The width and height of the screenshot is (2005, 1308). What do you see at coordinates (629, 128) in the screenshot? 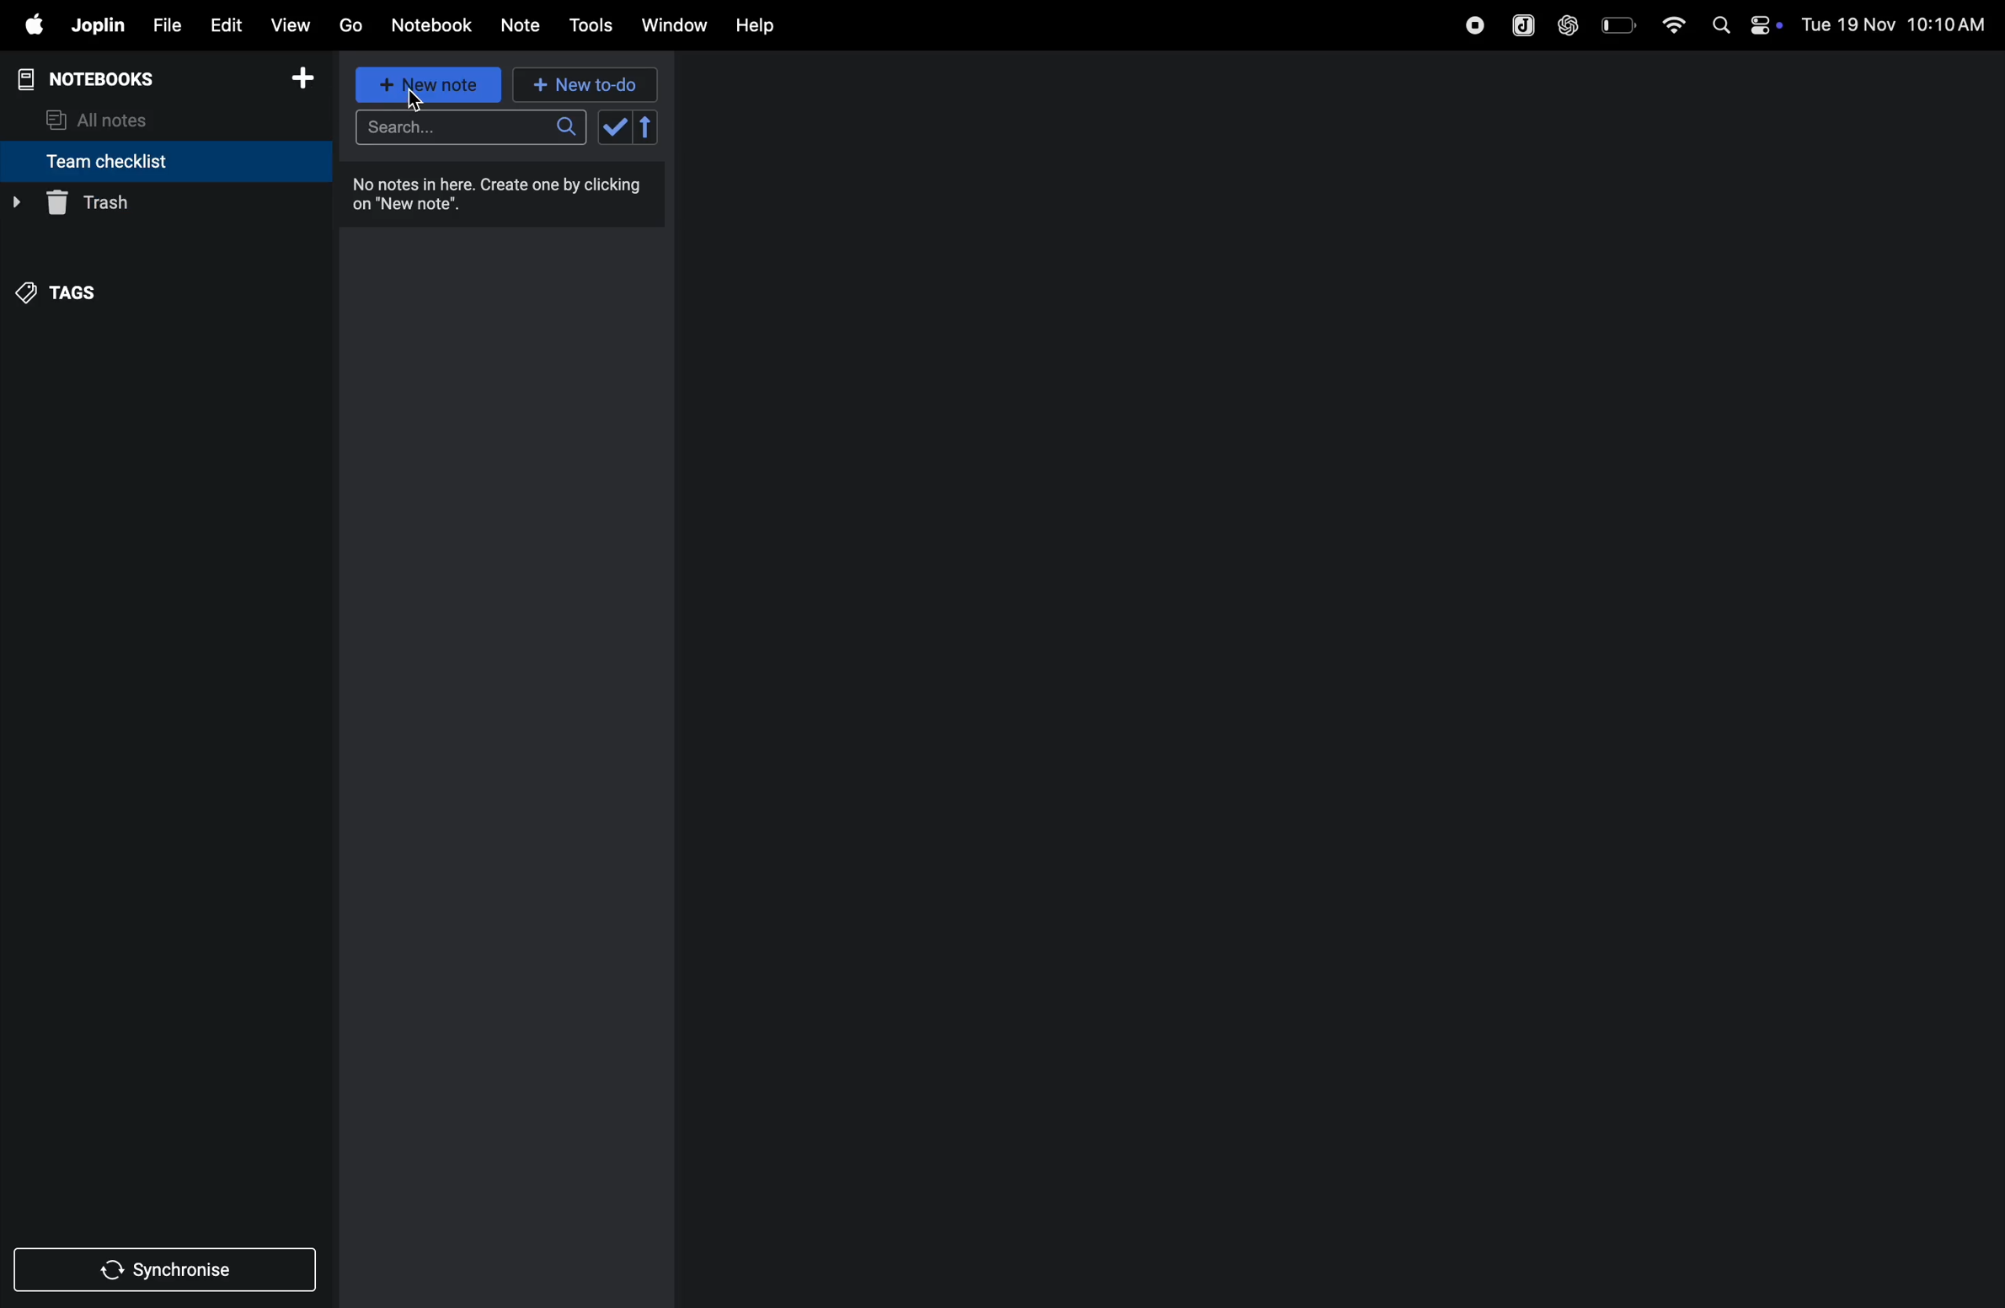
I see `check` at bounding box center [629, 128].